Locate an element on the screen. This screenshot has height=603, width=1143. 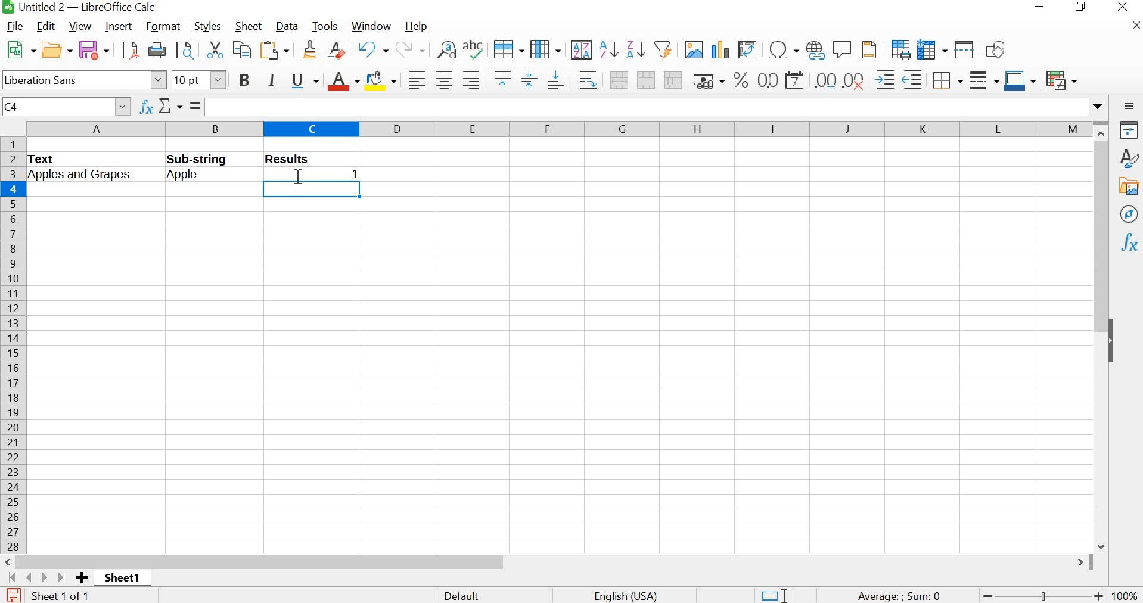
spelling is located at coordinates (472, 51).